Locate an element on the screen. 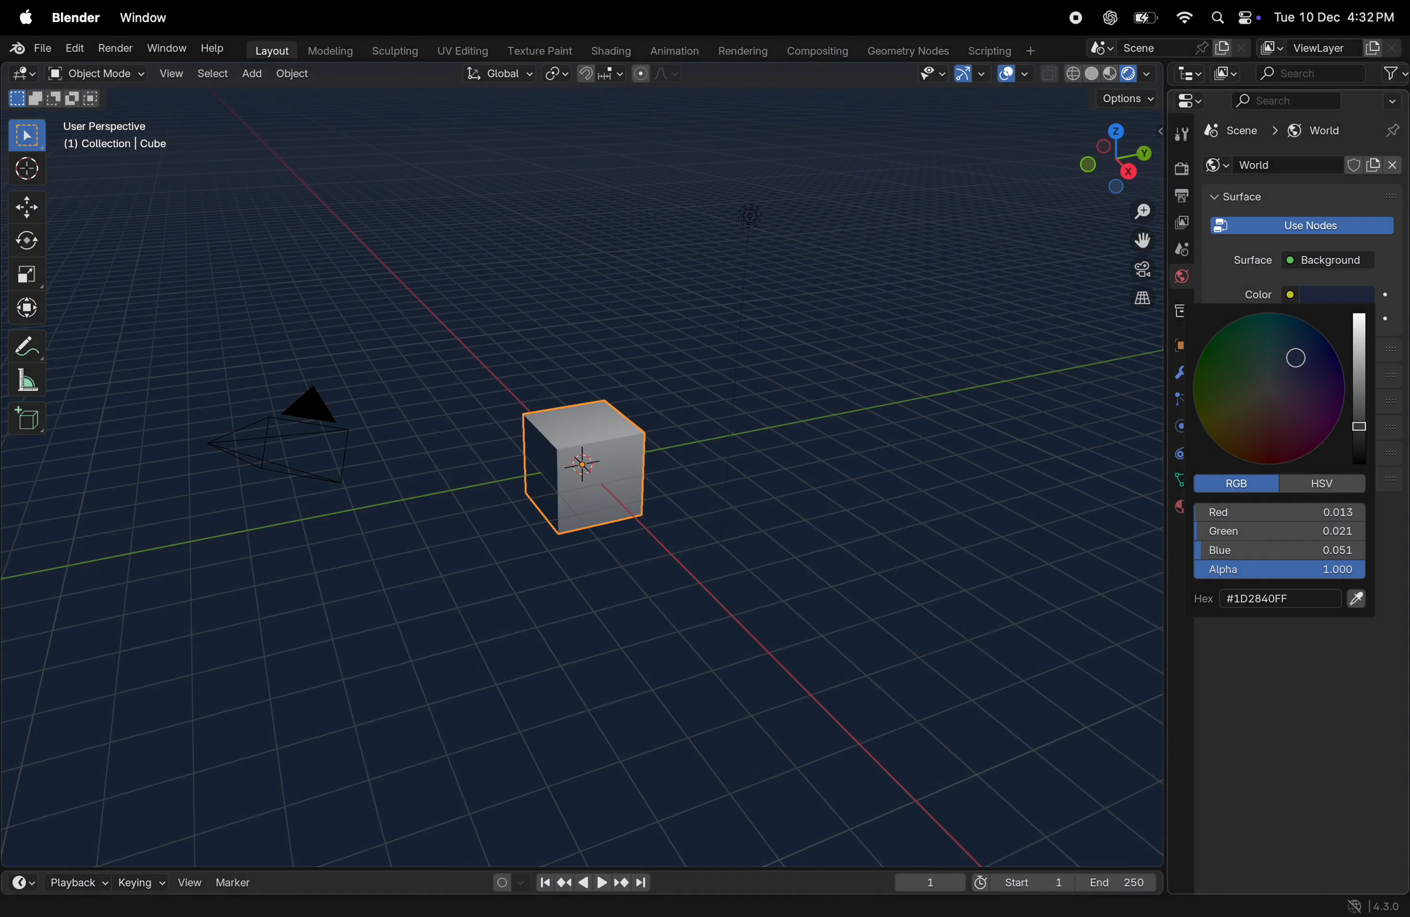 This screenshot has width=1410, height=917. transform is located at coordinates (30, 242).